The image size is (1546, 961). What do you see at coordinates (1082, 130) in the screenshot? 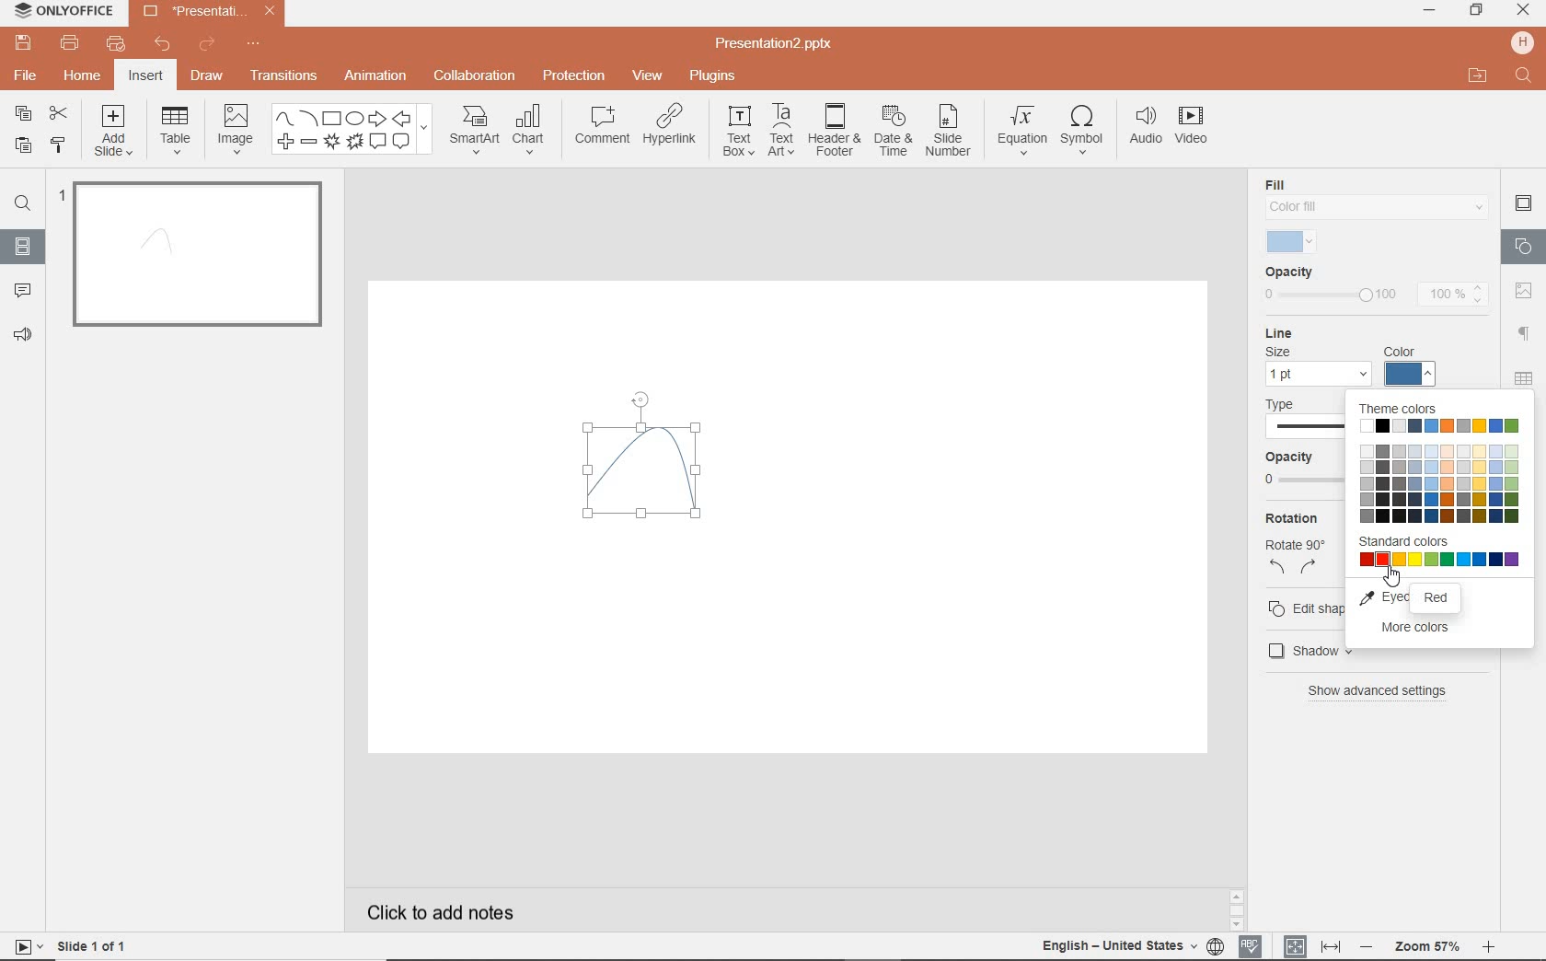
I see `SYMBOL` at bounding box center [1082, 130].